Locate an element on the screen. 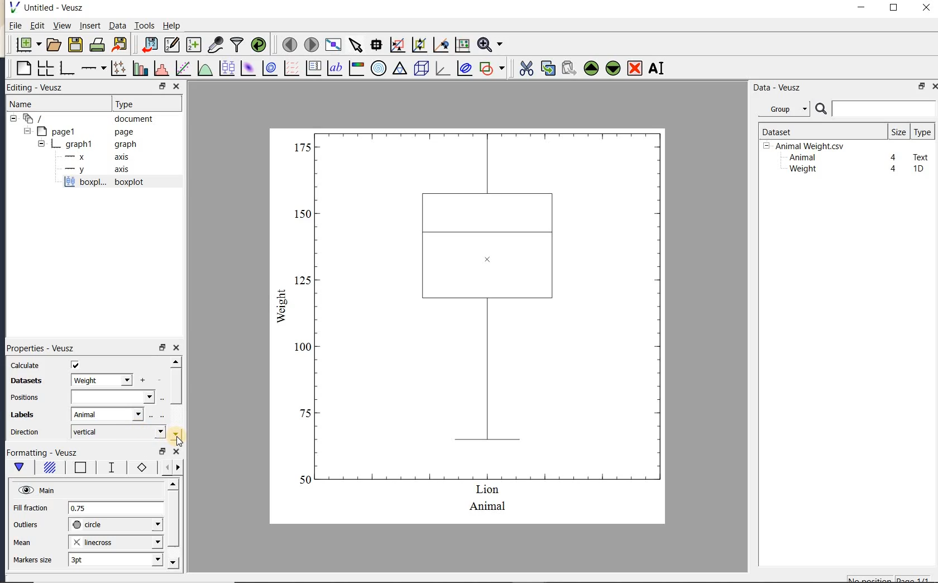  open a document is located at coordinates (52, 45).